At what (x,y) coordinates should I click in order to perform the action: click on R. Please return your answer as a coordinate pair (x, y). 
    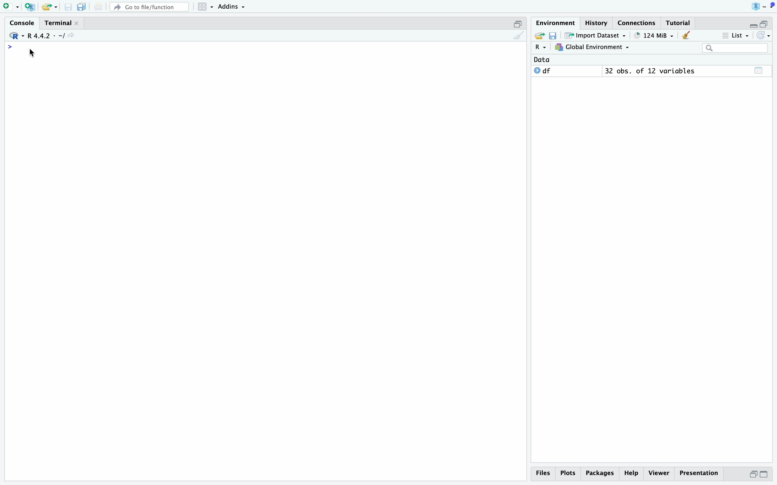
    Looking at the image, I should click on (17, 36).